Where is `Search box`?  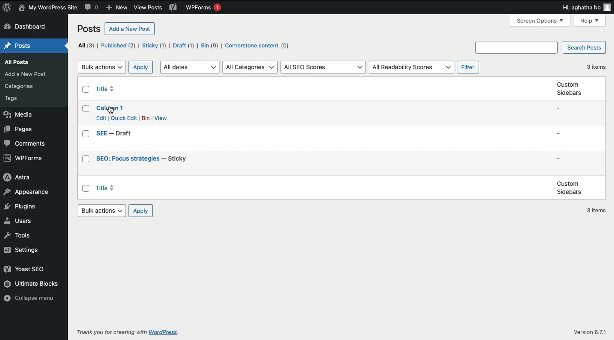 Search box is located at coordinates (517, 47).